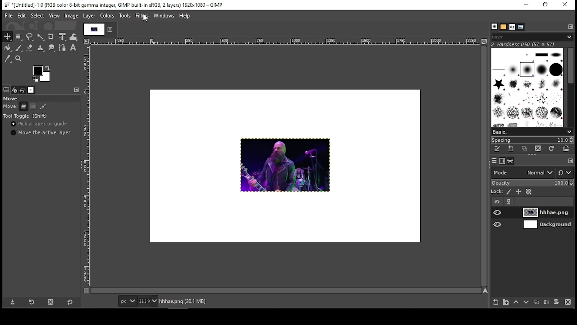 Image resolution: width=577 pixels, height=325 pixels. Describe the element at coordinates (72, 15) in the screenshot. I see `image` at that location.